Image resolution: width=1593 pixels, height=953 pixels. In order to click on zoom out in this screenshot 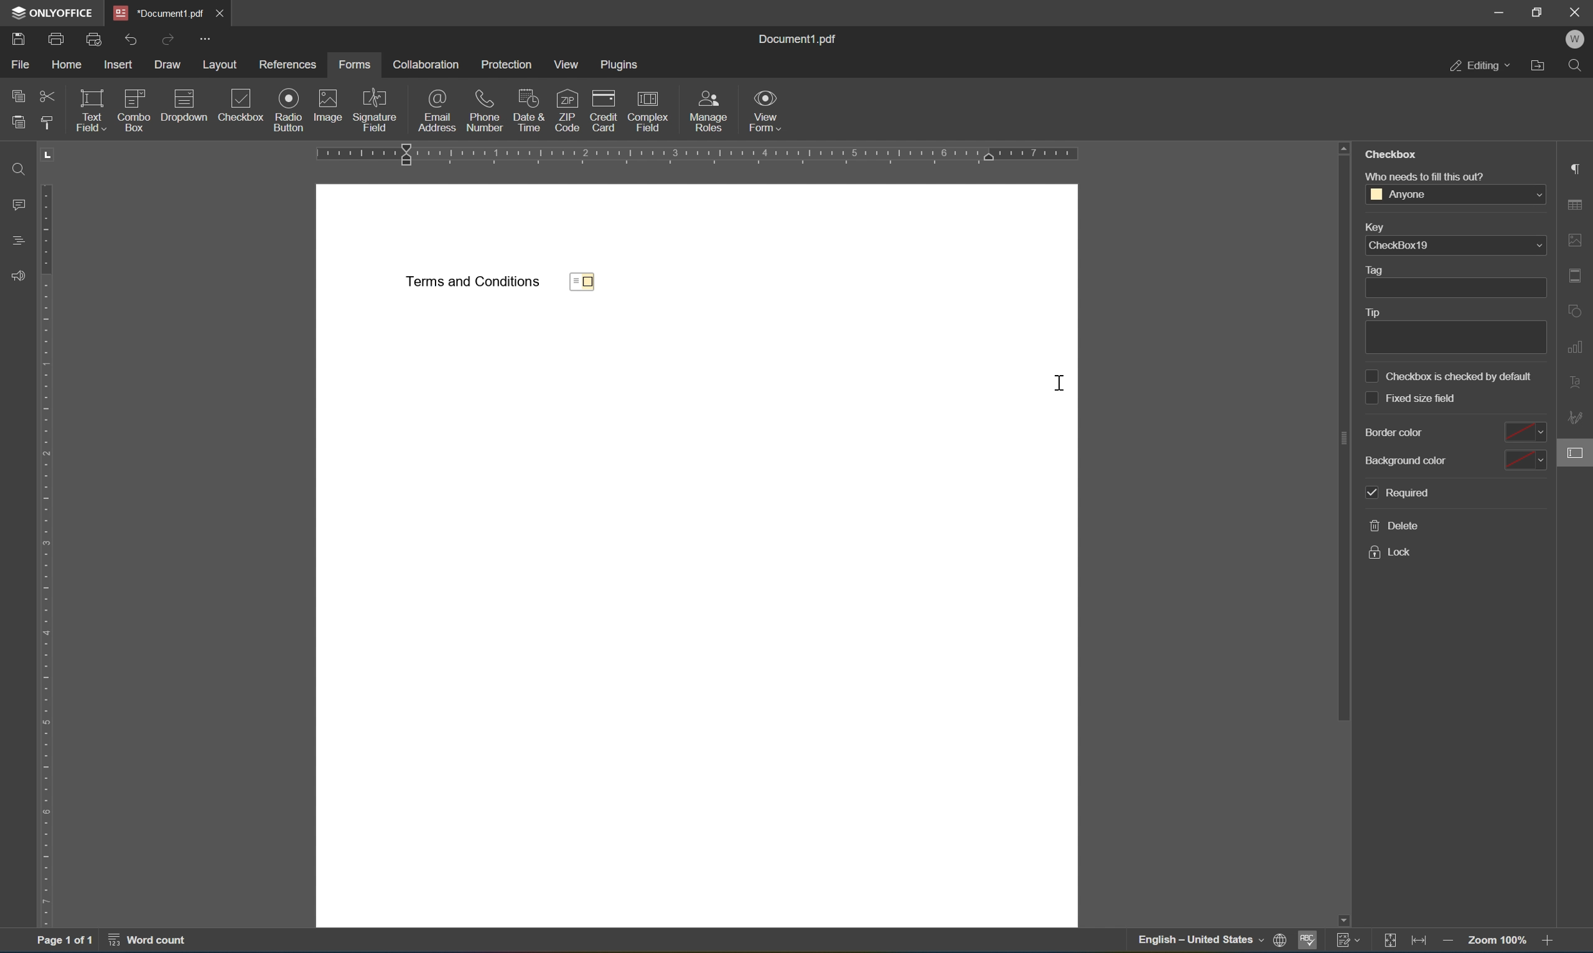, I will do `click(1451, 942)`.